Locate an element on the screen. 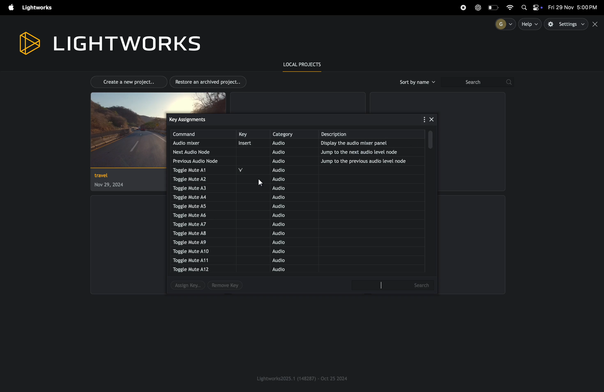 This screenshot has width=604, height=392. toggle mute 1 is located at coordinates (195, 170).